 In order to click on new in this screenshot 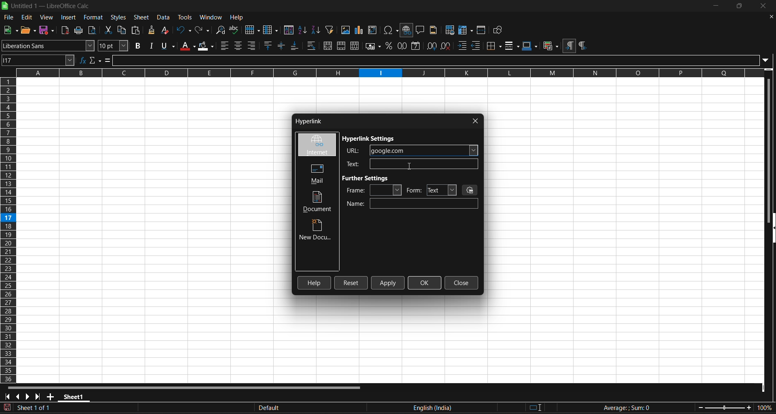, I will do `click(29, 30)`.